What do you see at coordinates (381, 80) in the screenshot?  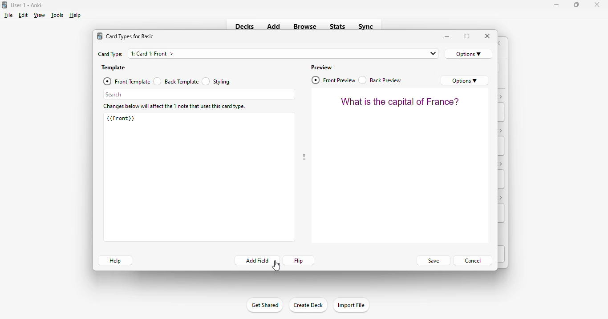 I see `back preview` at bounding box center [381, 80].